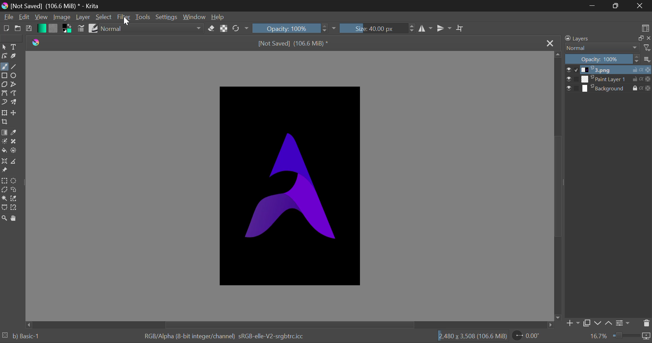 This screenshot has width=652, height=343. What do you see at coordinates (4, 103) in the screenshot?
I see `Dynamic Brush` at bounding box center [4, 103].